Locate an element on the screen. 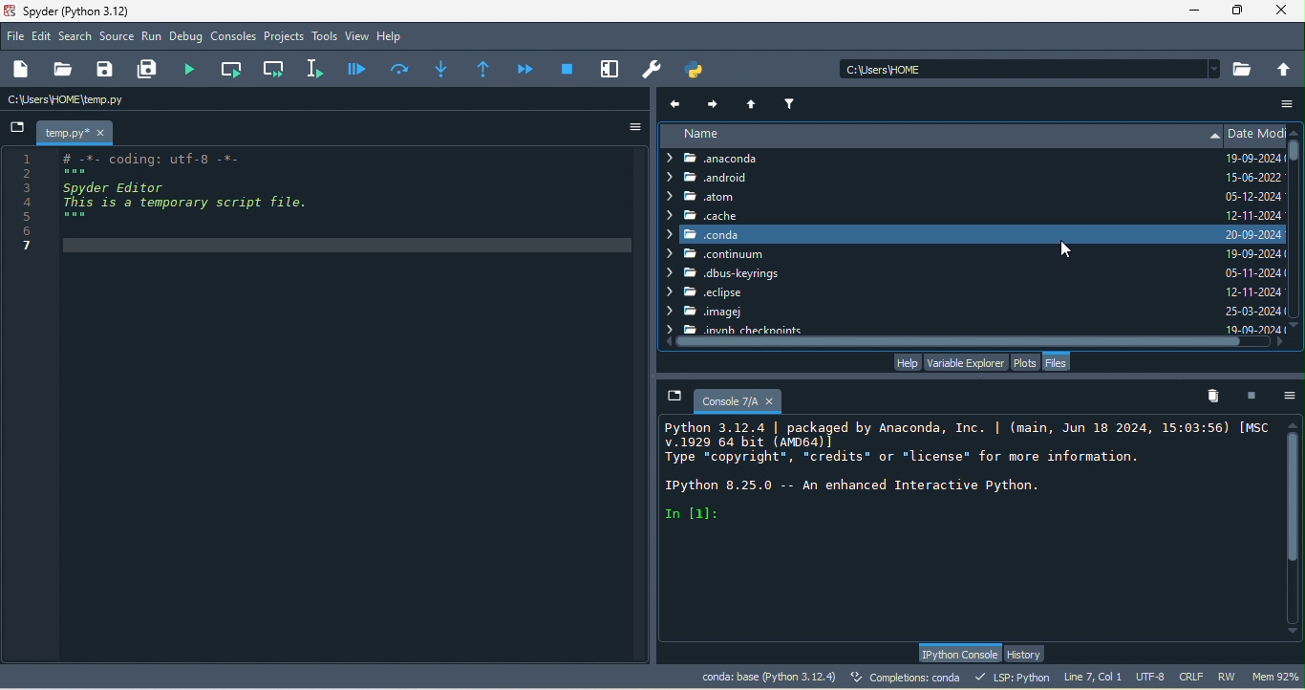 This screenshot has height=690, width=1305. method is located at coordinates (441, 67).